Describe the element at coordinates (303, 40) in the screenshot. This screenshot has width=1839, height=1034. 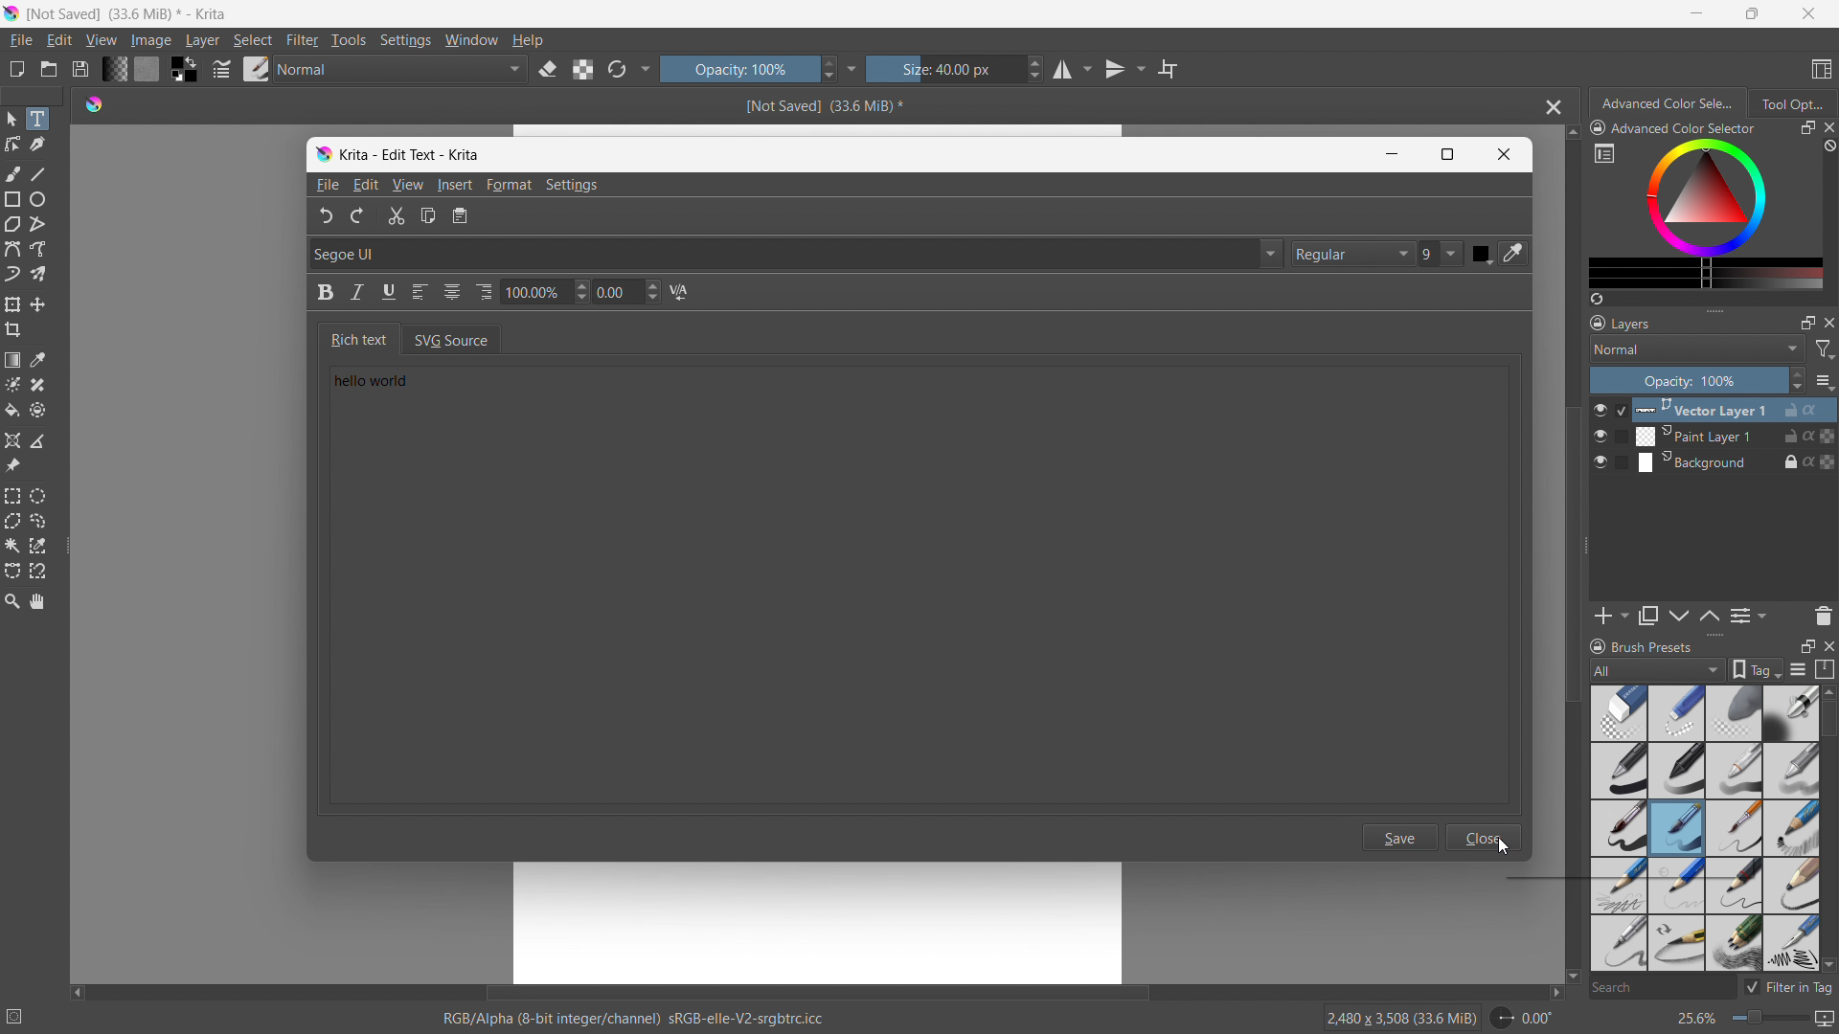
I see `filter` at that location.